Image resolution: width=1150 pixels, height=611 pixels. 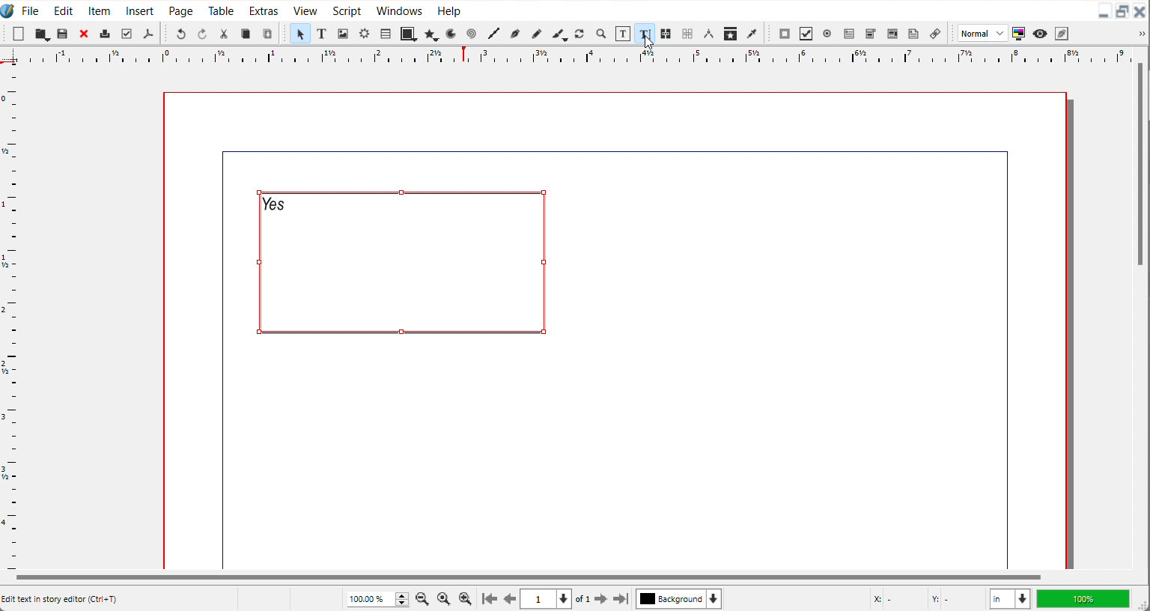 I want to click on Close, so click(x=1140, y=12).